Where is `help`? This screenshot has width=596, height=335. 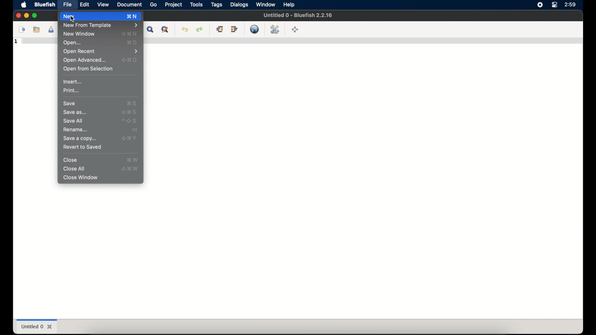 help is located at coordinates (289, 4).